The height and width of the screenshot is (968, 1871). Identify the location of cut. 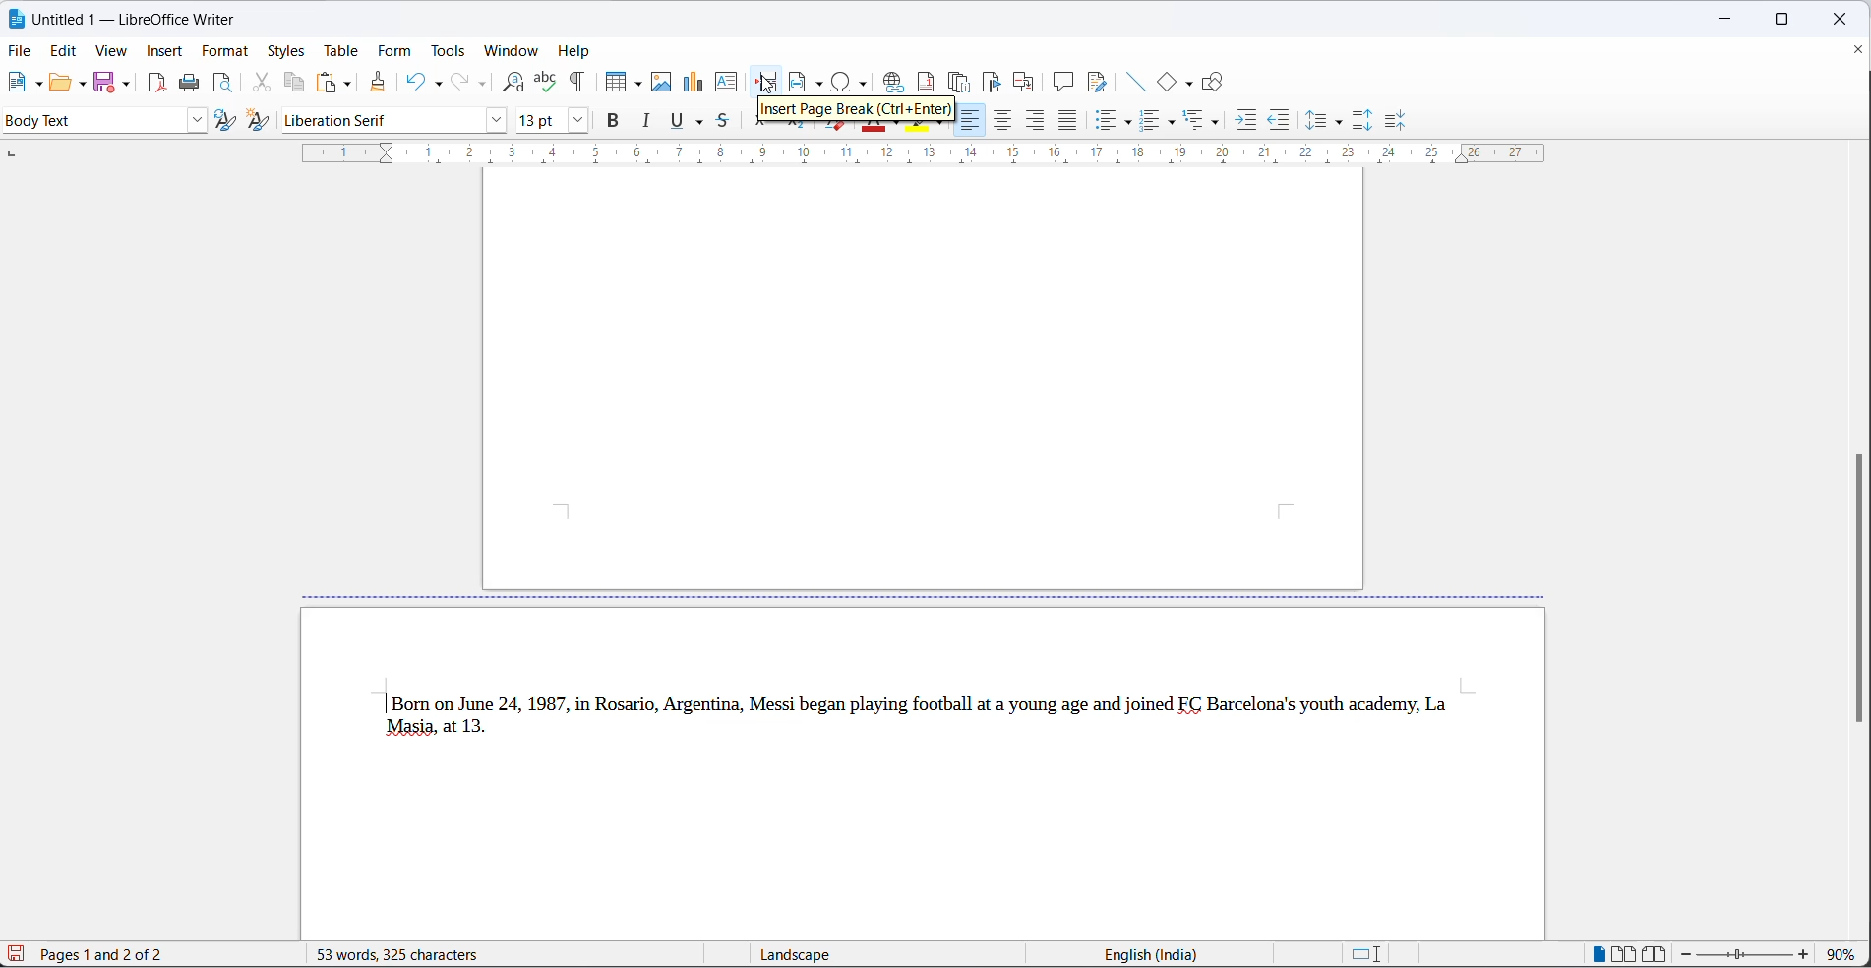
(257, 84).